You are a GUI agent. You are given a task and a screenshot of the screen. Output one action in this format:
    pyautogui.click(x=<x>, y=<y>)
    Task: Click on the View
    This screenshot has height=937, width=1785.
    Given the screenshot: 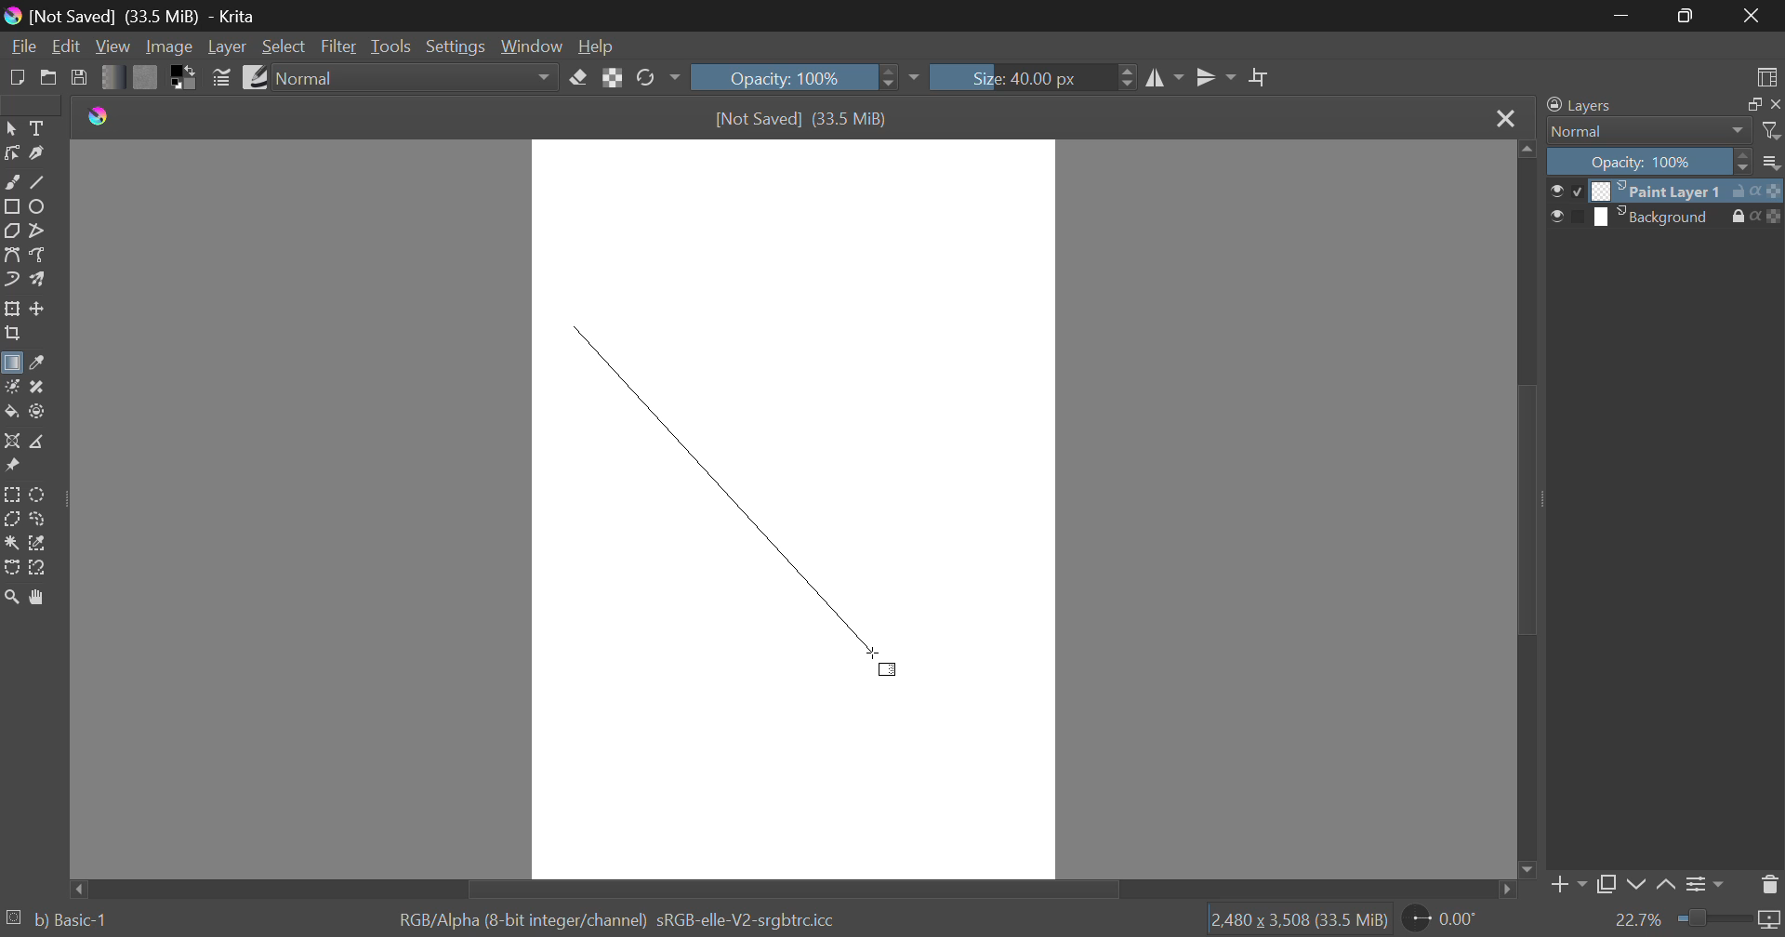 What is the action you would take?
    pyautogui.click(x=113, y=46)
    